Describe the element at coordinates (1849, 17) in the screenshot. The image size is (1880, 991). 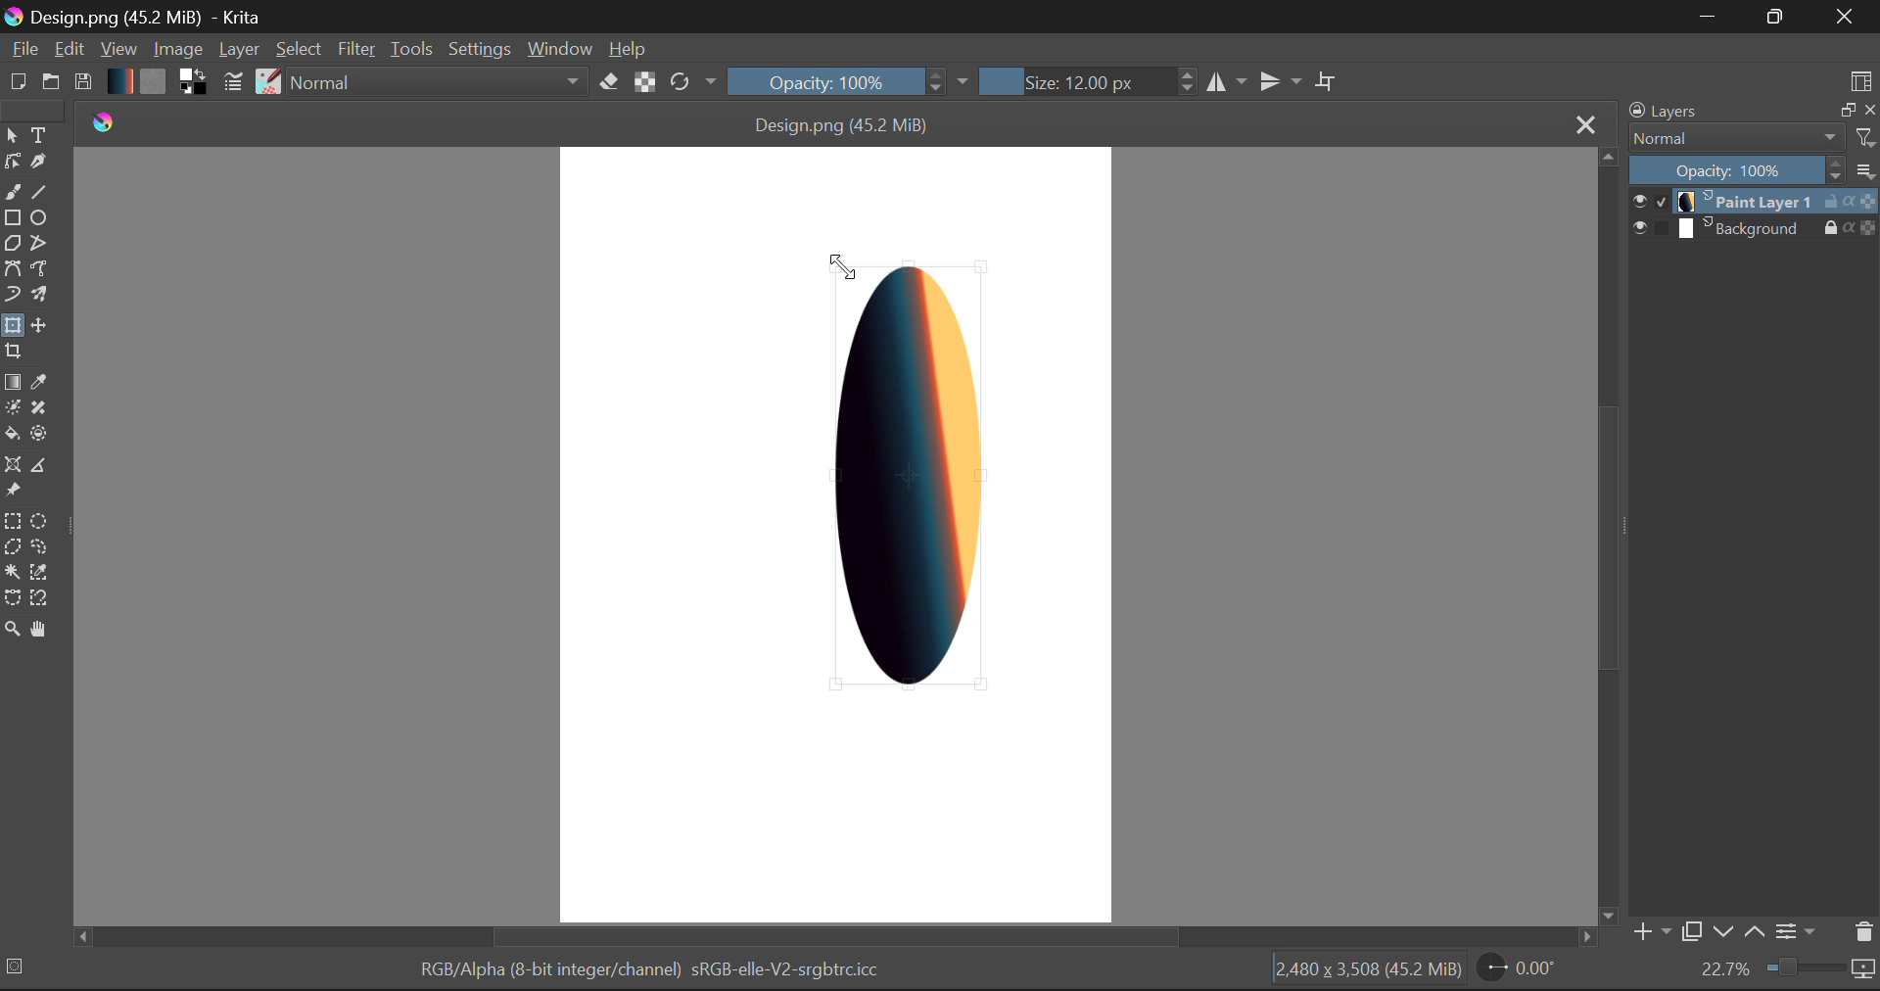
I see `Close` at that location.